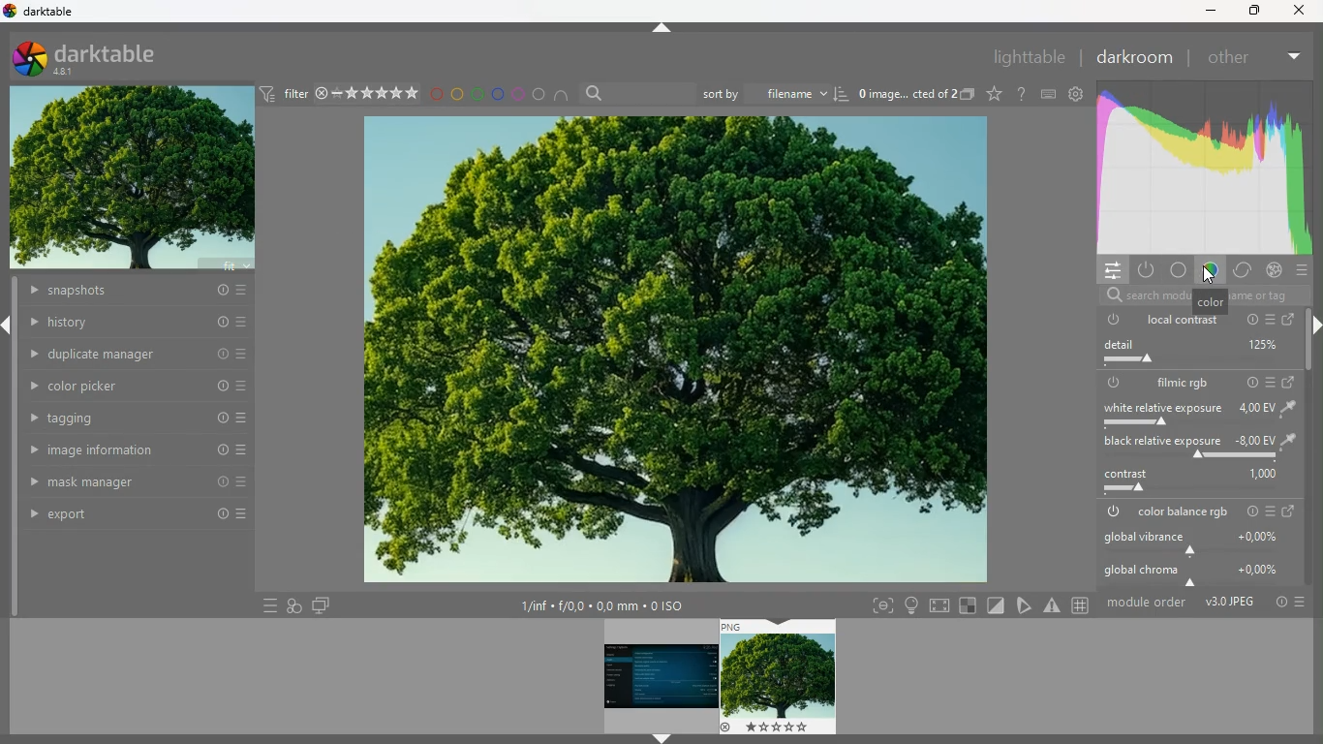 This screenshot has width=1323, height=744. What do you see at coordinates (9, 326) in the screenshot?
I see `arrow` at bounding box center [9, 326].